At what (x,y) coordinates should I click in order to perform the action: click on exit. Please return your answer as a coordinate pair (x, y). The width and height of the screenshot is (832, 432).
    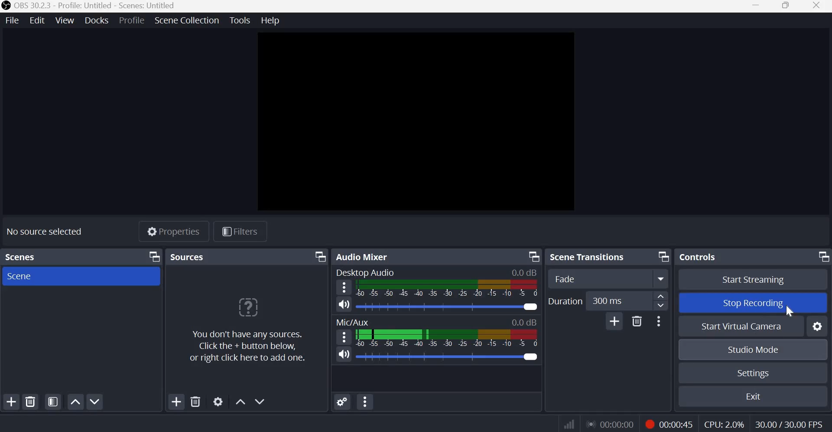
    Looking at the image, I should click on (753, 396).